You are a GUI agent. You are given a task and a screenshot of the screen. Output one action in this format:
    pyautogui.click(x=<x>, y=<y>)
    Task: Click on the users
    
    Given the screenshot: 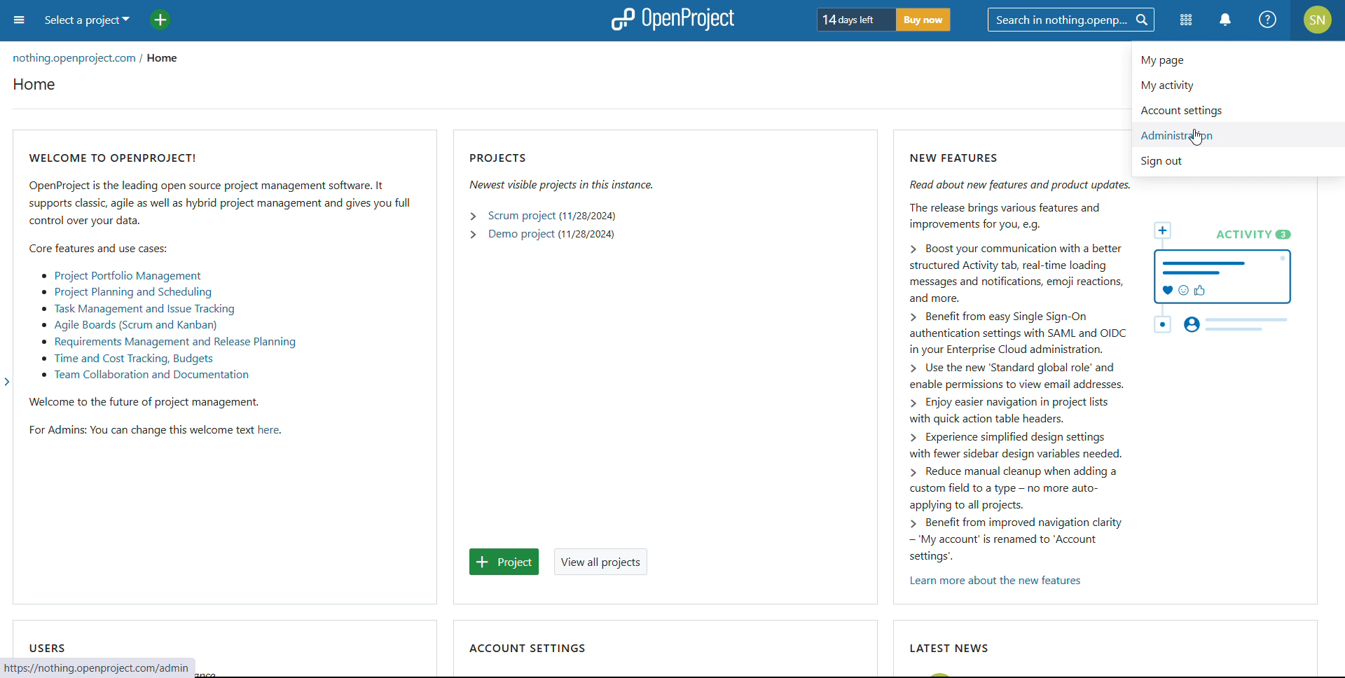 What is the action you would take?
    pyautogui.click(x=46, y=647)
    